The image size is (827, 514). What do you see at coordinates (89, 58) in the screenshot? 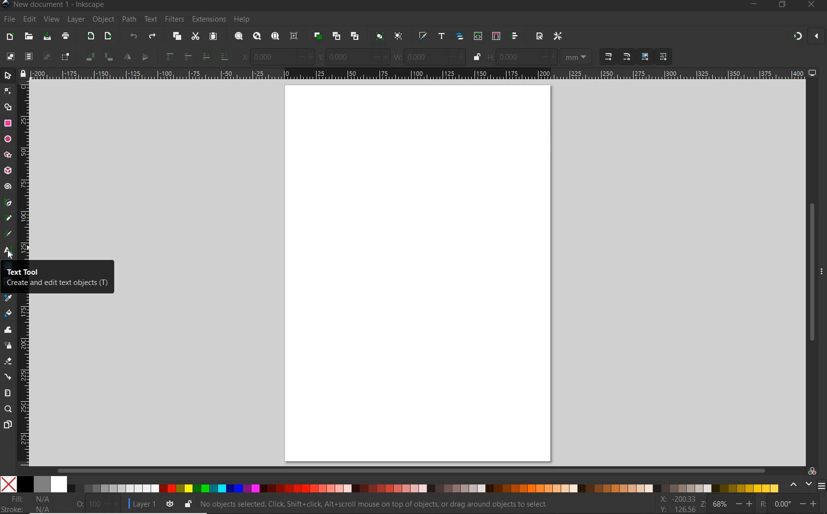
I see `object rotate` at bounding box center [89, 58].